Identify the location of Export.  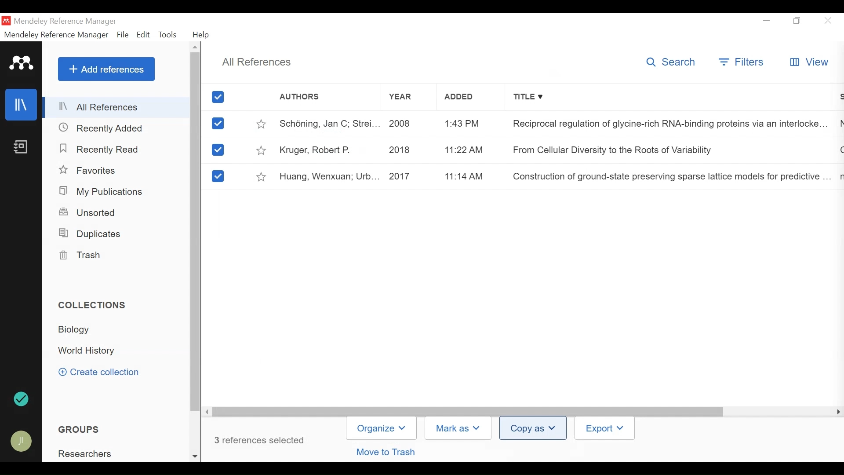
(604, 428).